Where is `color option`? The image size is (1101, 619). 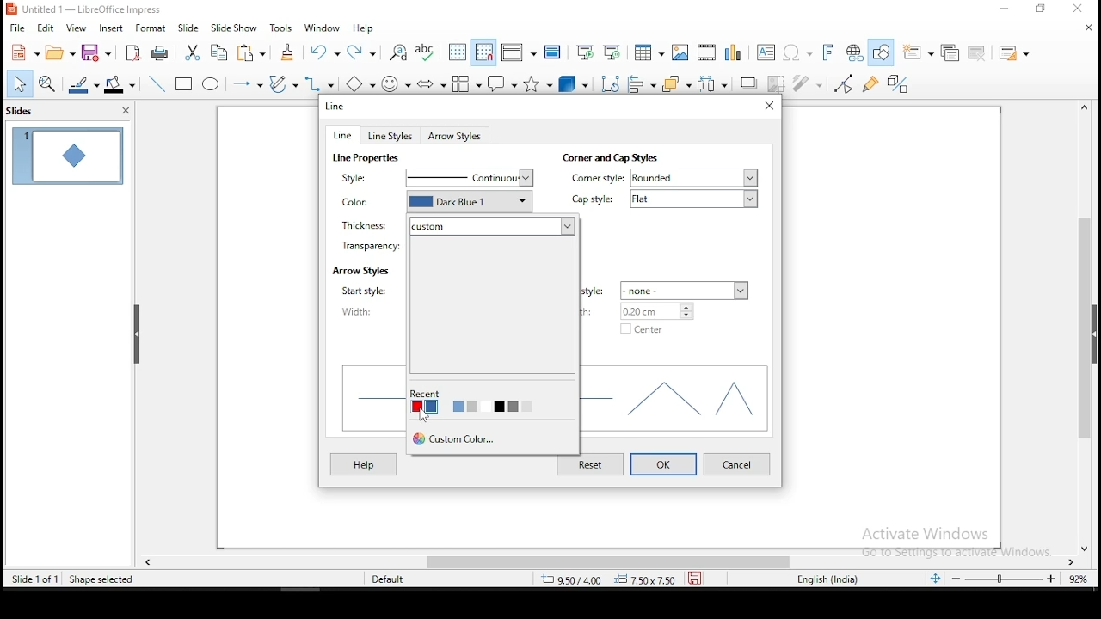
color option is located at coordinates (528, 407).